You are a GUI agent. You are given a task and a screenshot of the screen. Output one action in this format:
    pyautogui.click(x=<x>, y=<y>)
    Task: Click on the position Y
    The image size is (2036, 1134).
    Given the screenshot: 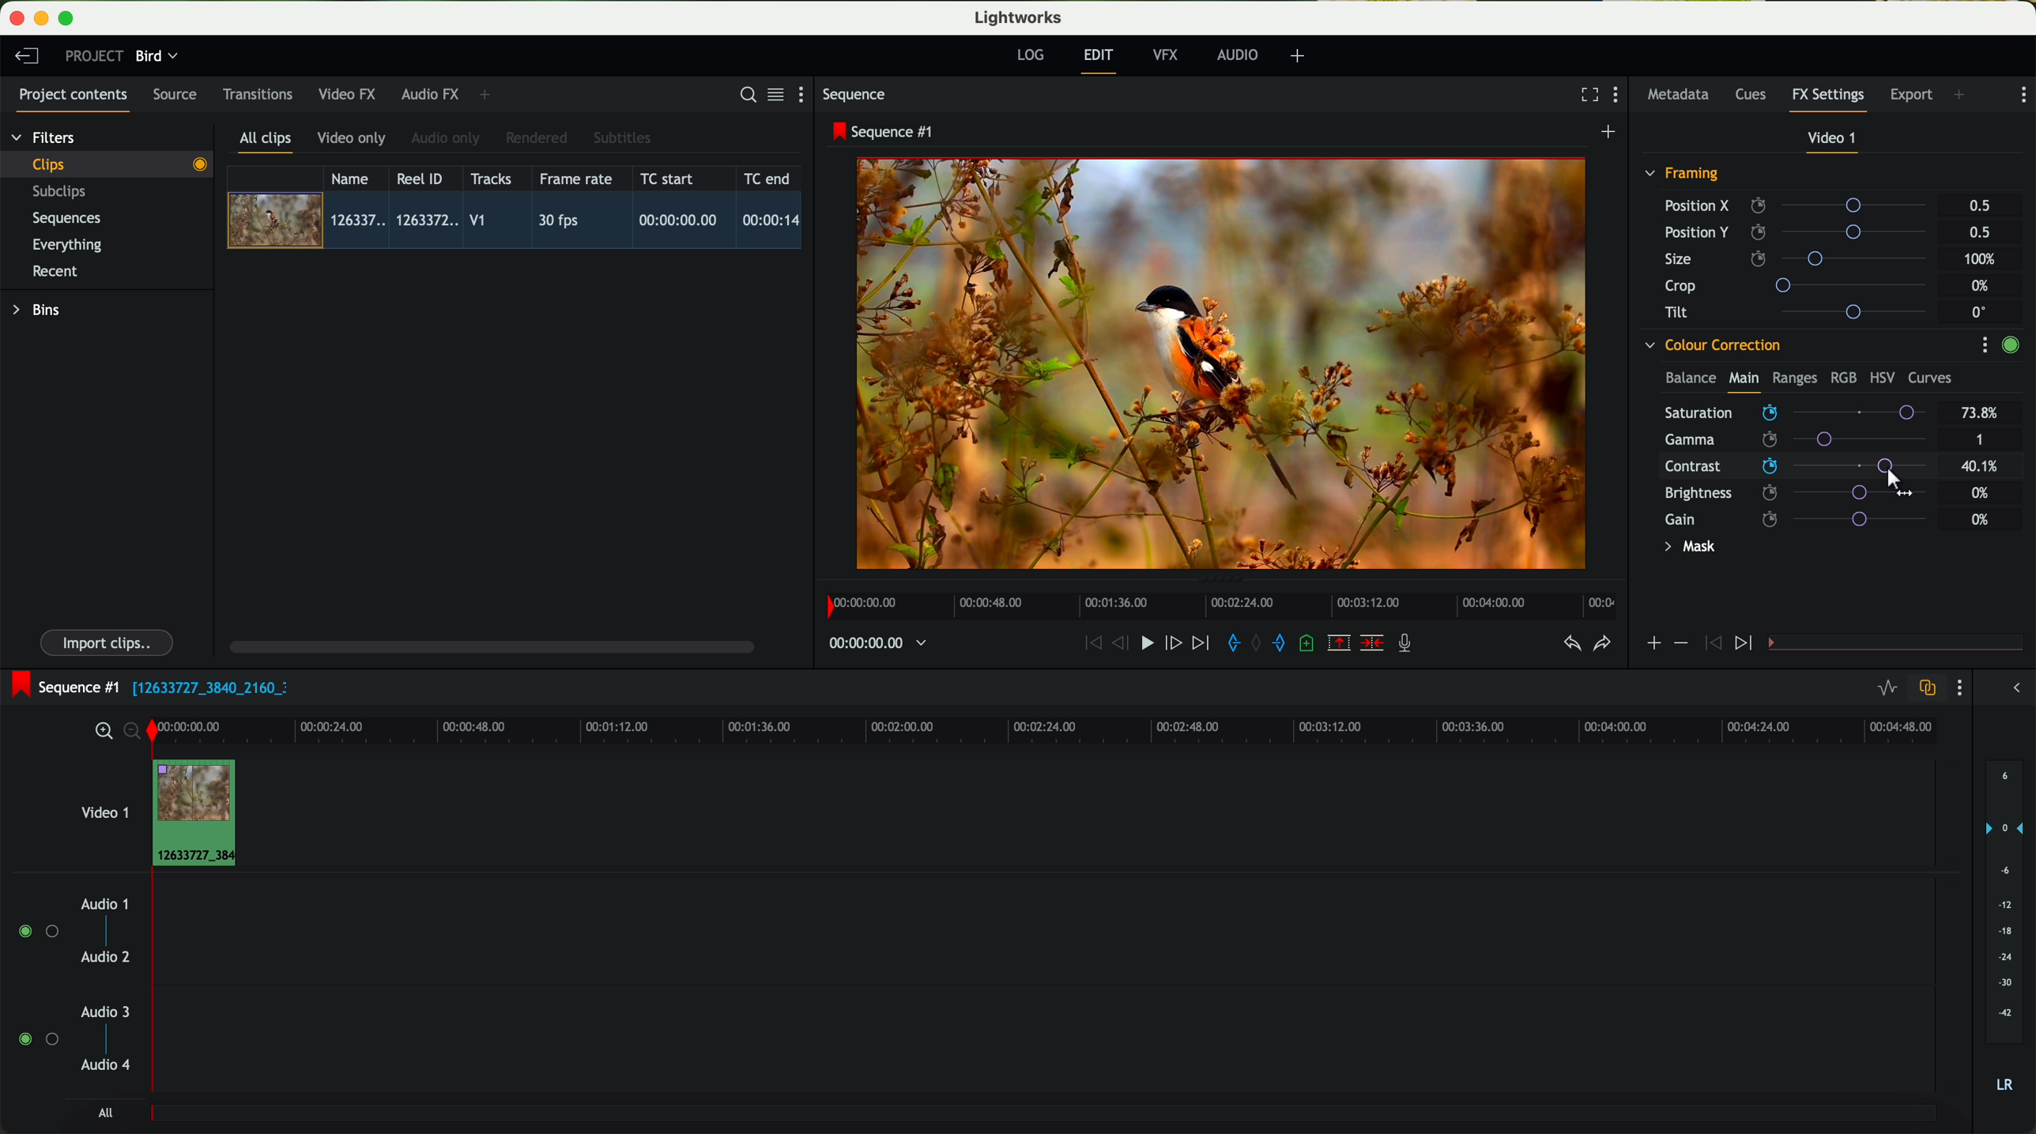 What is the action you would take?
    pyautogui.click(x=1802, y=232)
    